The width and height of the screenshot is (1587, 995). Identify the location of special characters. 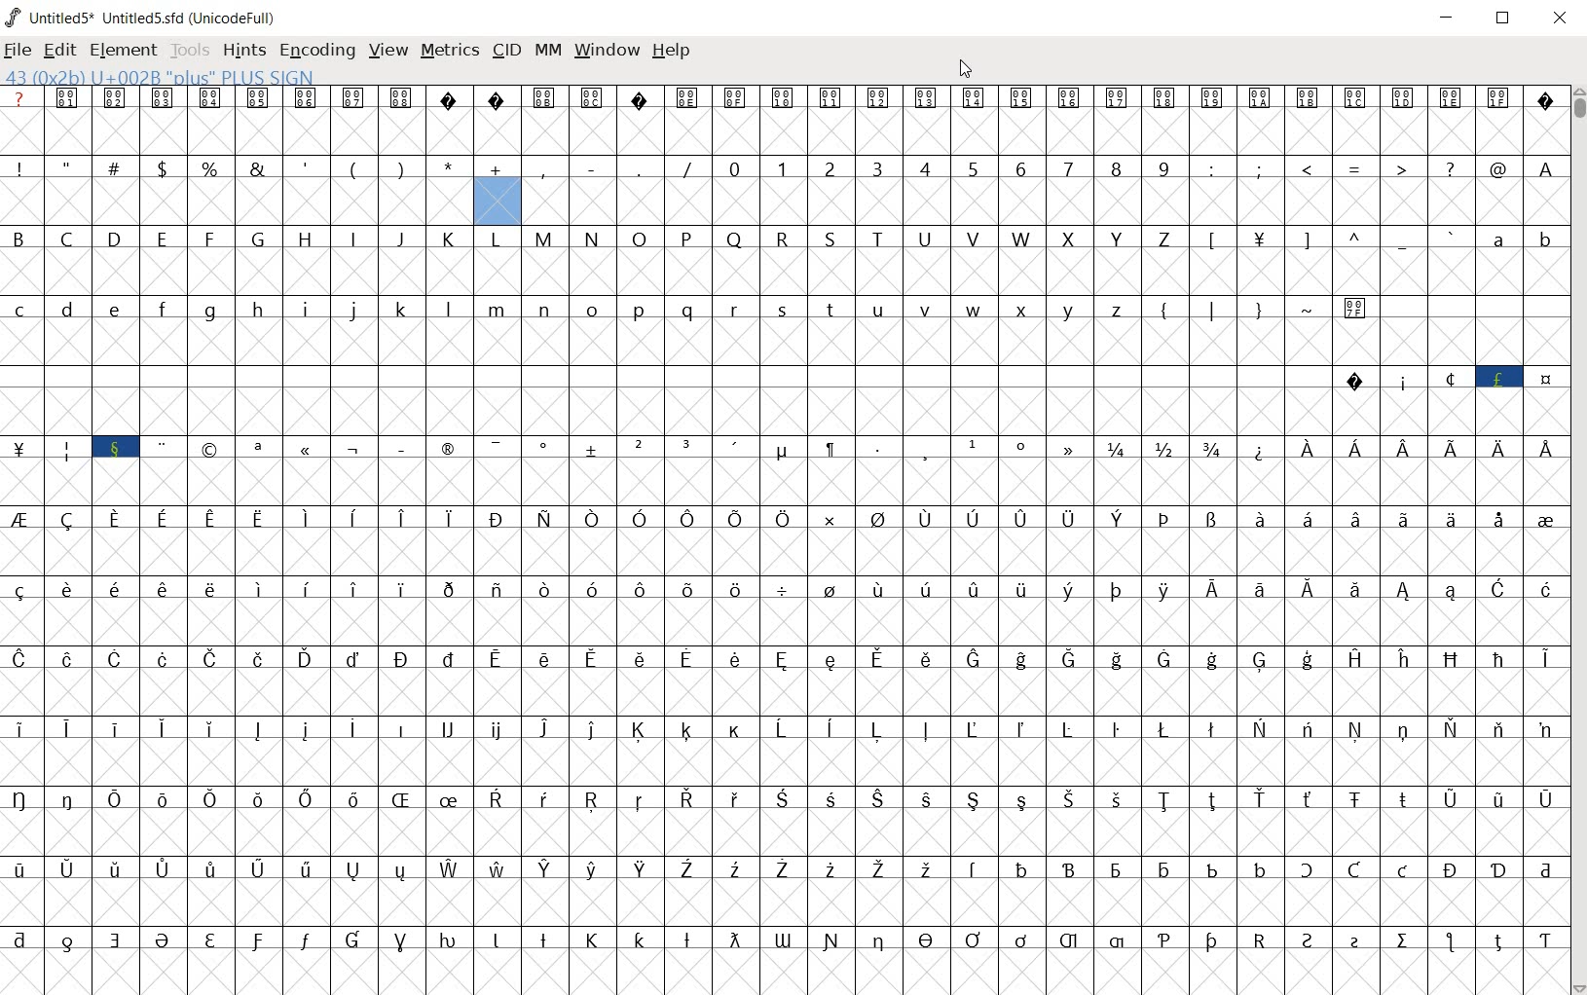
(1448, 401).